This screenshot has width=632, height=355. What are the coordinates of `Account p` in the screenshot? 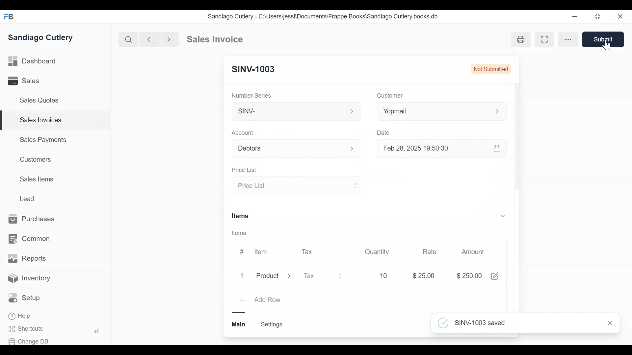 It's located at (297, 149).